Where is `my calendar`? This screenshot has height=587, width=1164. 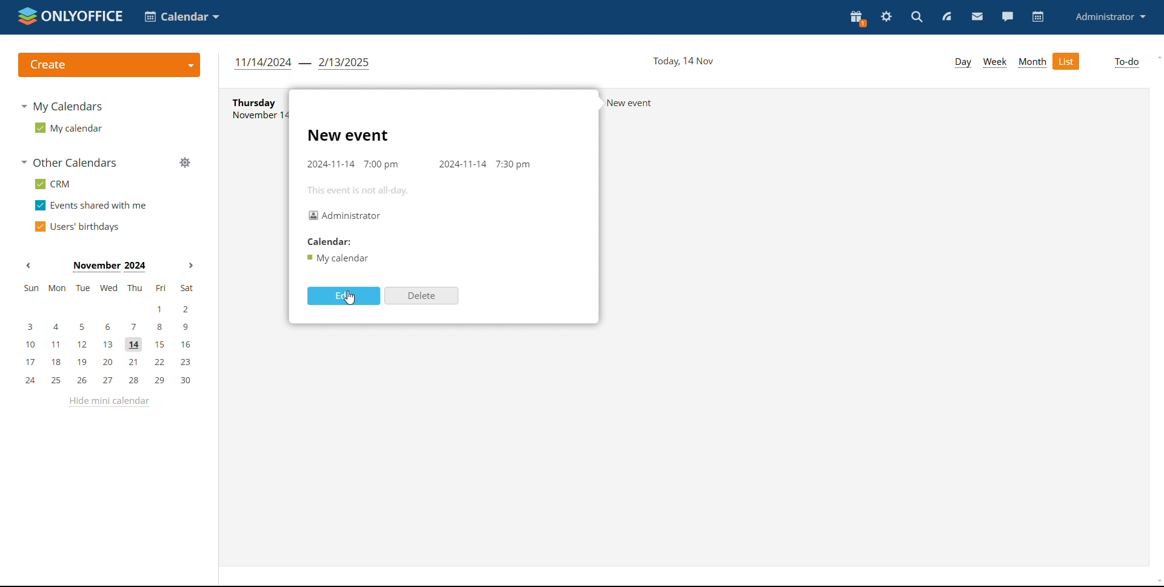 my calendar is located at coordinates (69, 127).